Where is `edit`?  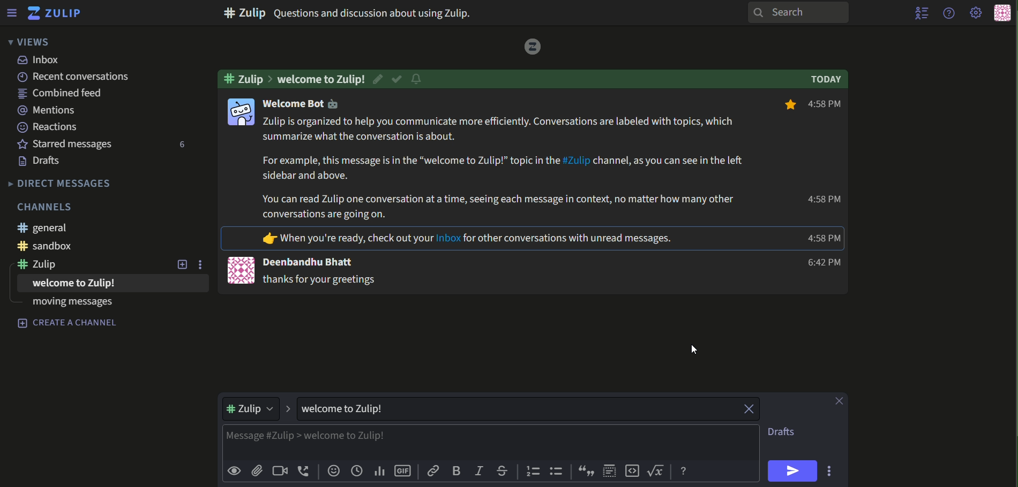
edit is located at coordinates (380, 79).